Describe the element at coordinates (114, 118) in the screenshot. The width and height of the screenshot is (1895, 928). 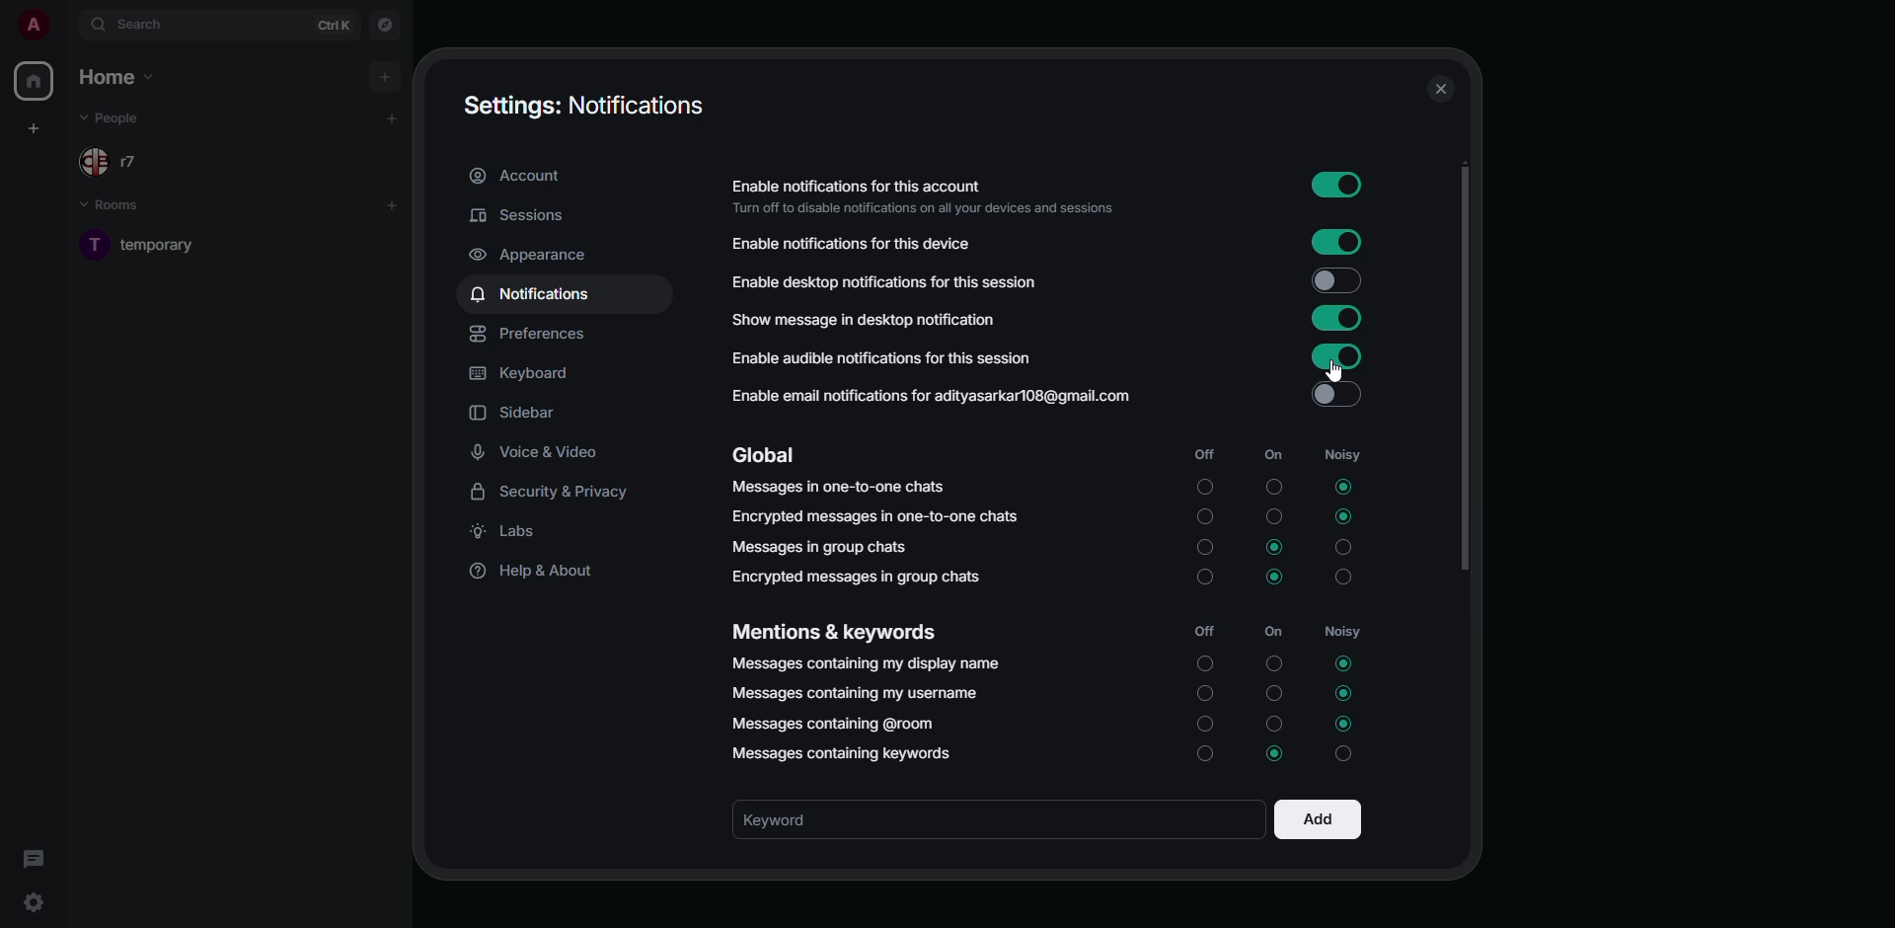
I see `people` at that location.